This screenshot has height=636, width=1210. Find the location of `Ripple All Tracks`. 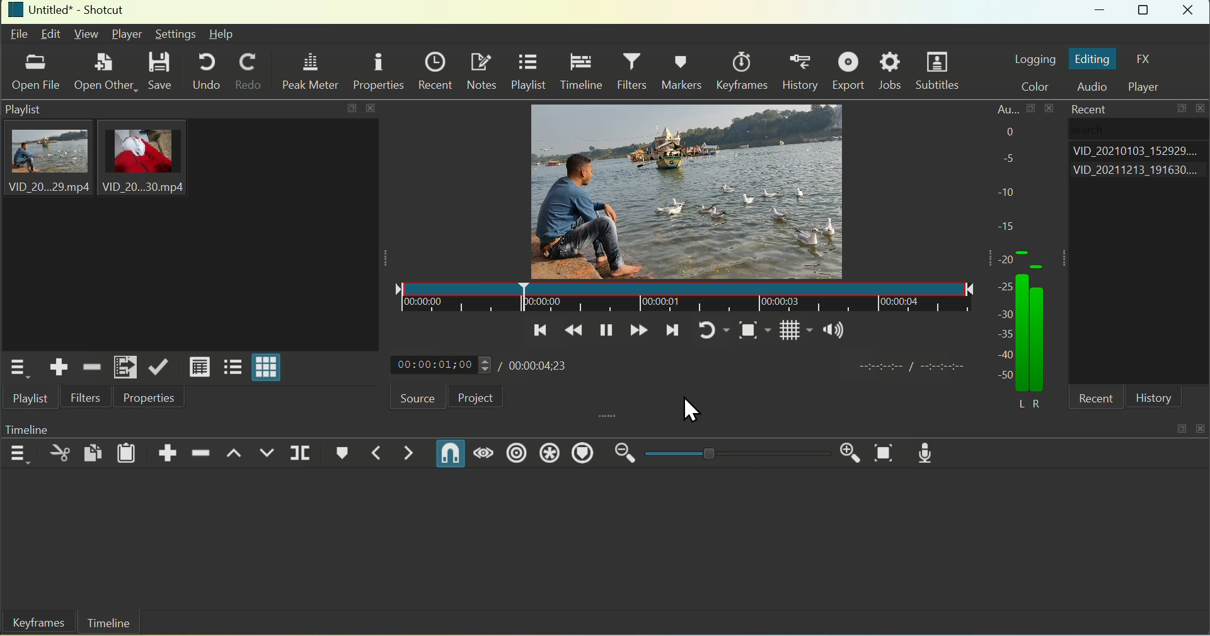

Ripple All Tracks is located at coordinates (548, 455).